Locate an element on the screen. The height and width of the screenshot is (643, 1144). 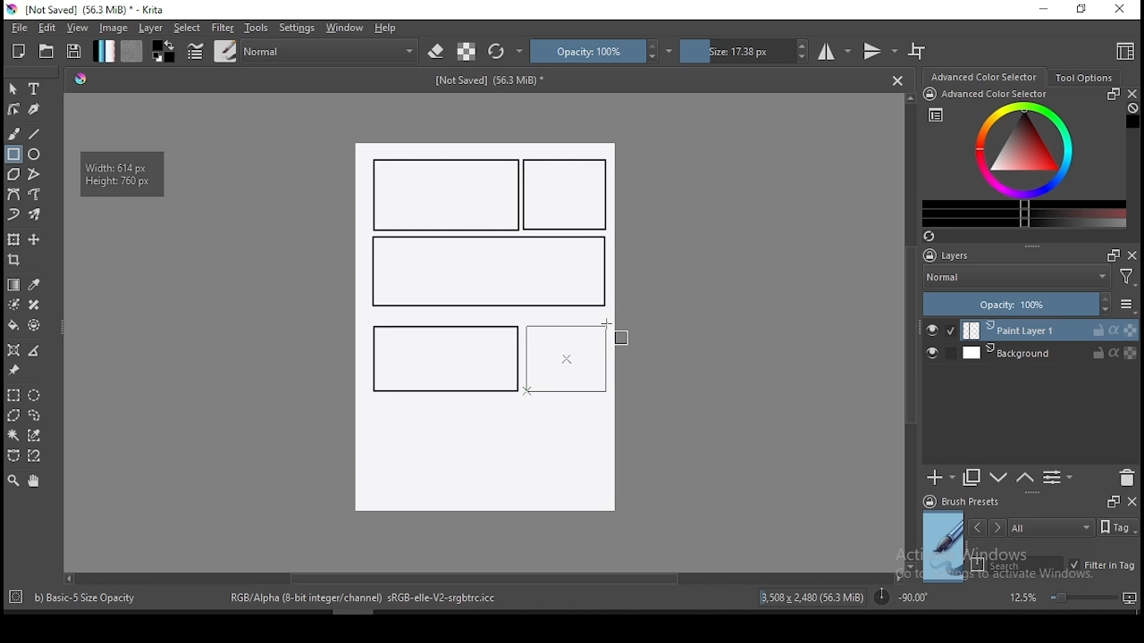
image is located at coordinates (113, 28).